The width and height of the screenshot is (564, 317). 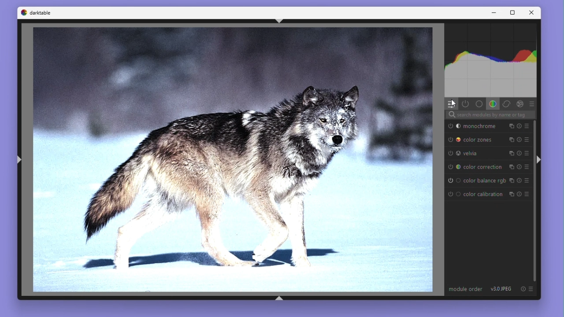 What do you see at coordinates (536, 201) in the screenshot?
I see `vertical scroll bar` at bounding box center [536, 201].